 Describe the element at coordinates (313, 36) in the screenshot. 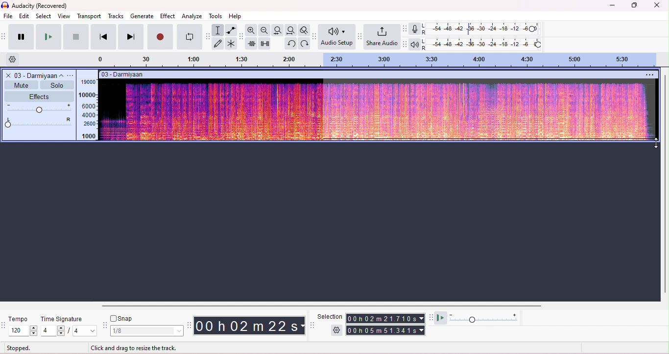

I see `audio setup tool bar` at that location.